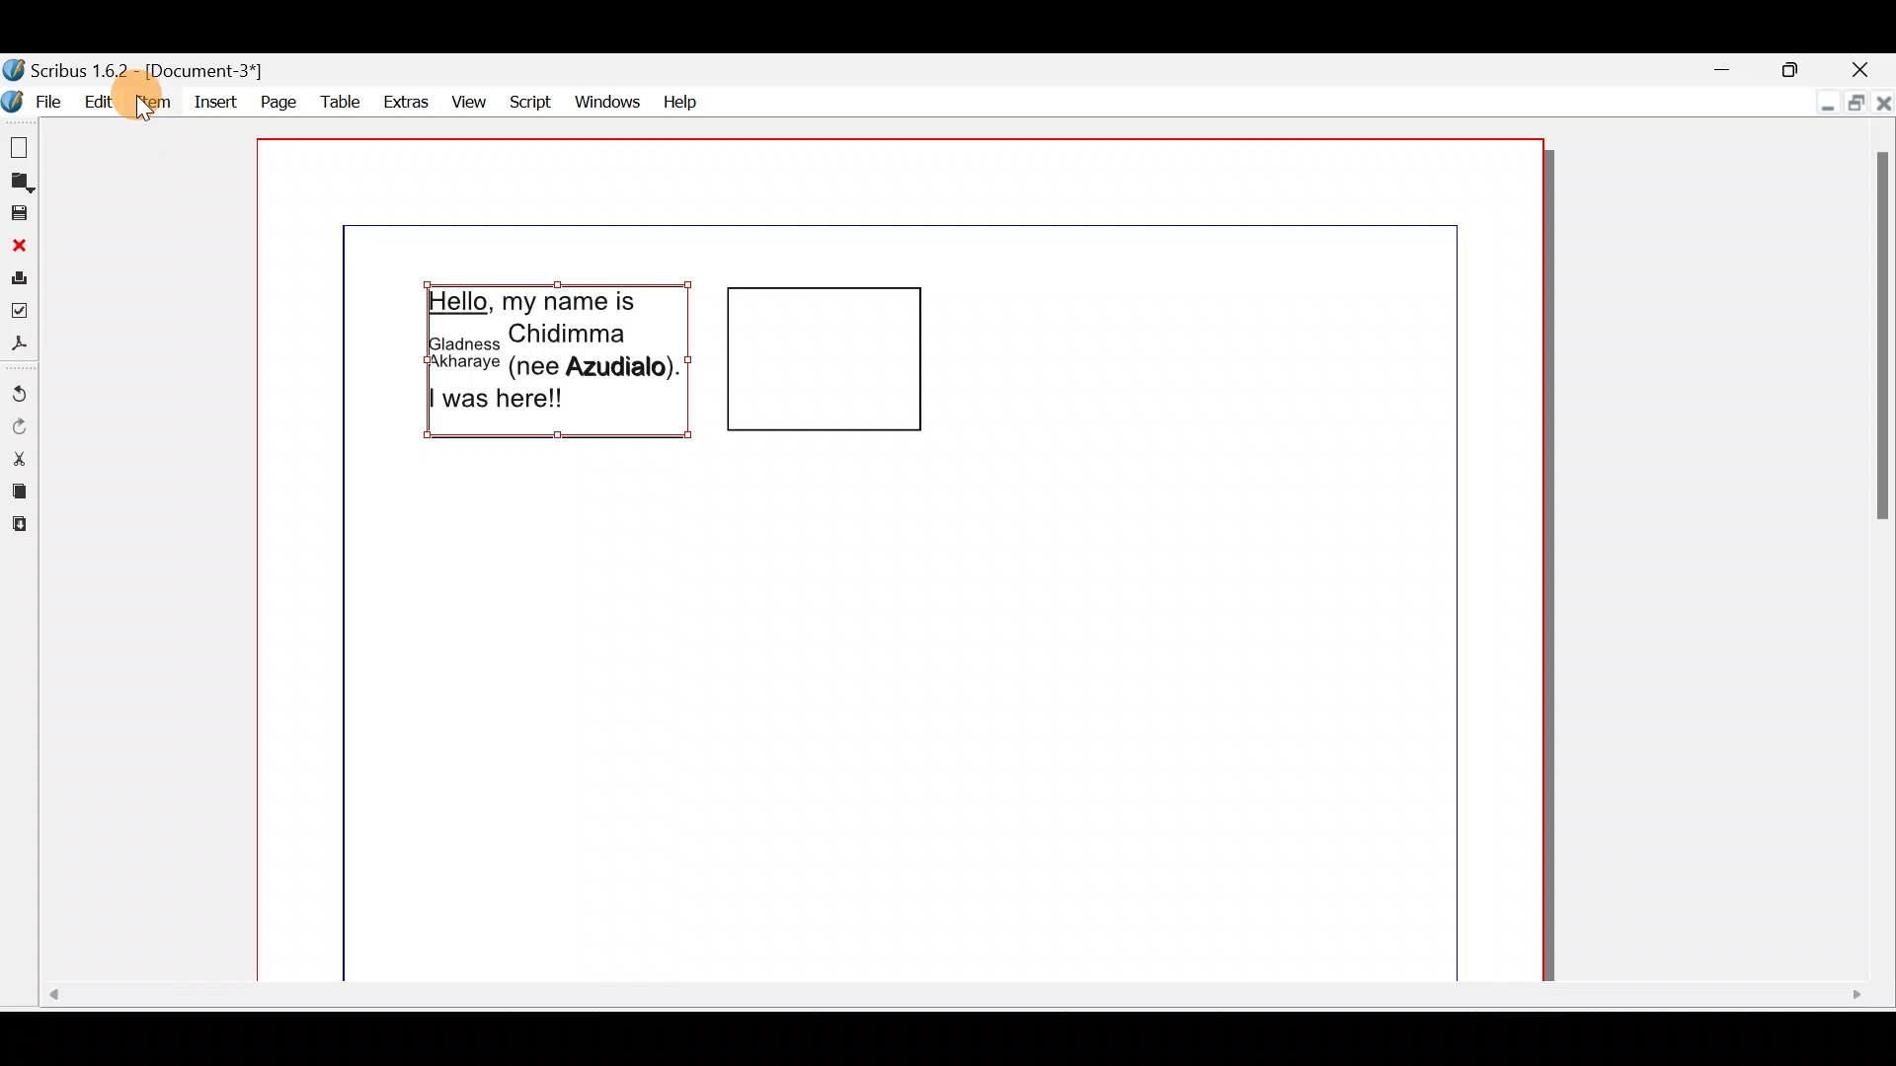 Image resolution: width=1896 pixels, height=1066 pixels. Describe the element at coordinates (20, 387) in the screenshot. I see `Undo` at that location.